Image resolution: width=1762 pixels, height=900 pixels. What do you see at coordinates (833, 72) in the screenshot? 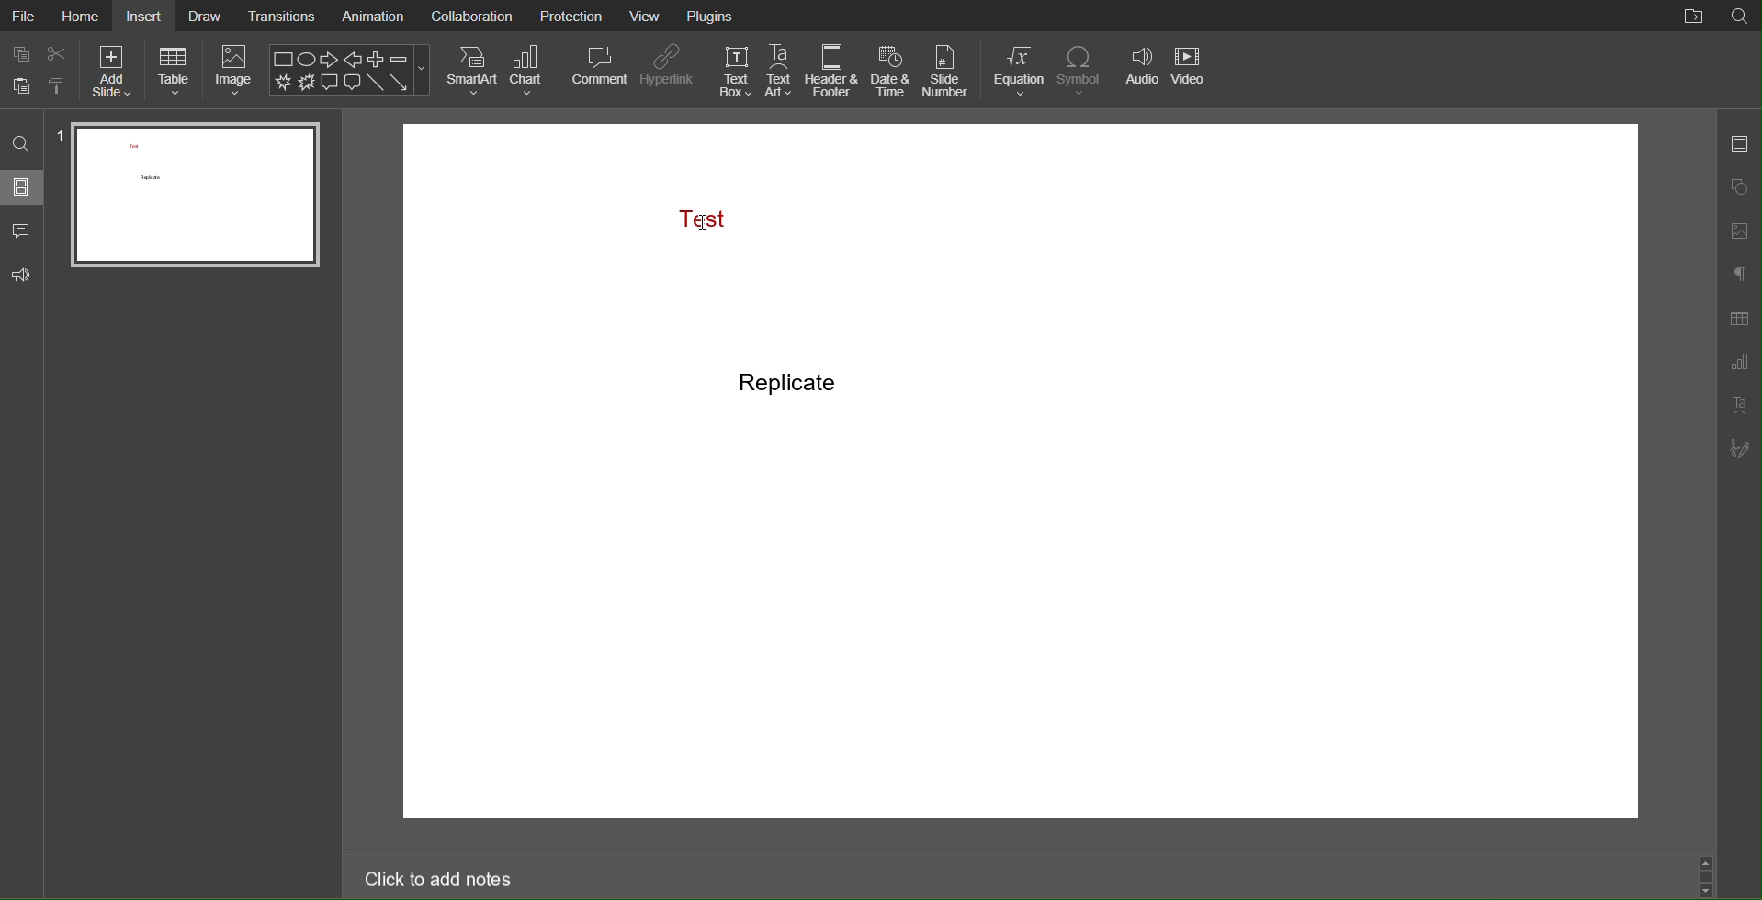
I see `Header & Footer` at bounding box center [833, 72].